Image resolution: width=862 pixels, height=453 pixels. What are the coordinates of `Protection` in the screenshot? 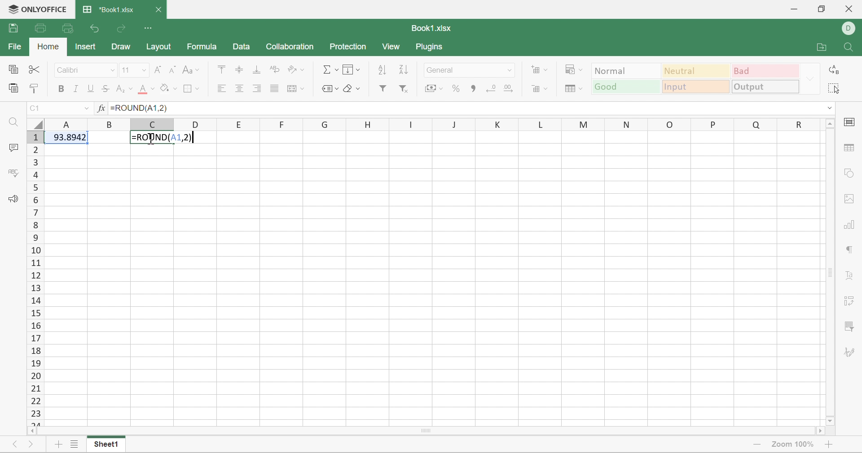 It's located at (349, 46).